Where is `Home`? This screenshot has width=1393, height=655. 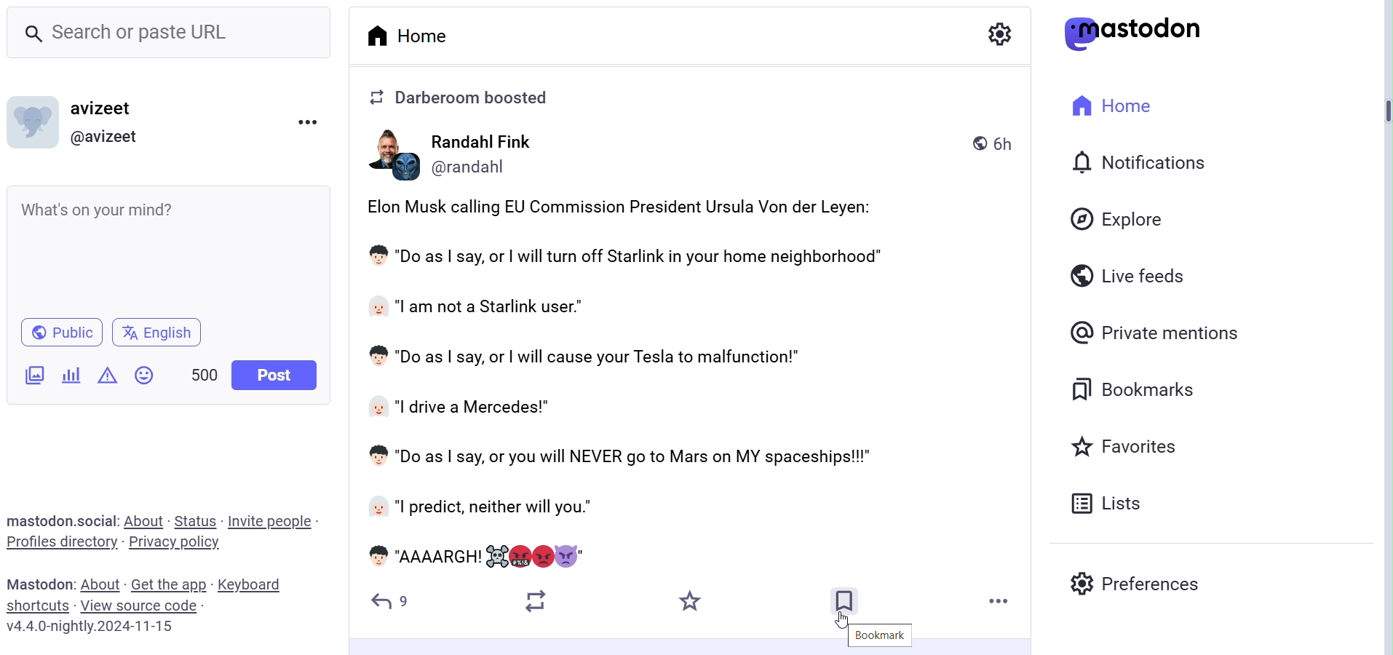
Home is located at coordinates (1110, 104).